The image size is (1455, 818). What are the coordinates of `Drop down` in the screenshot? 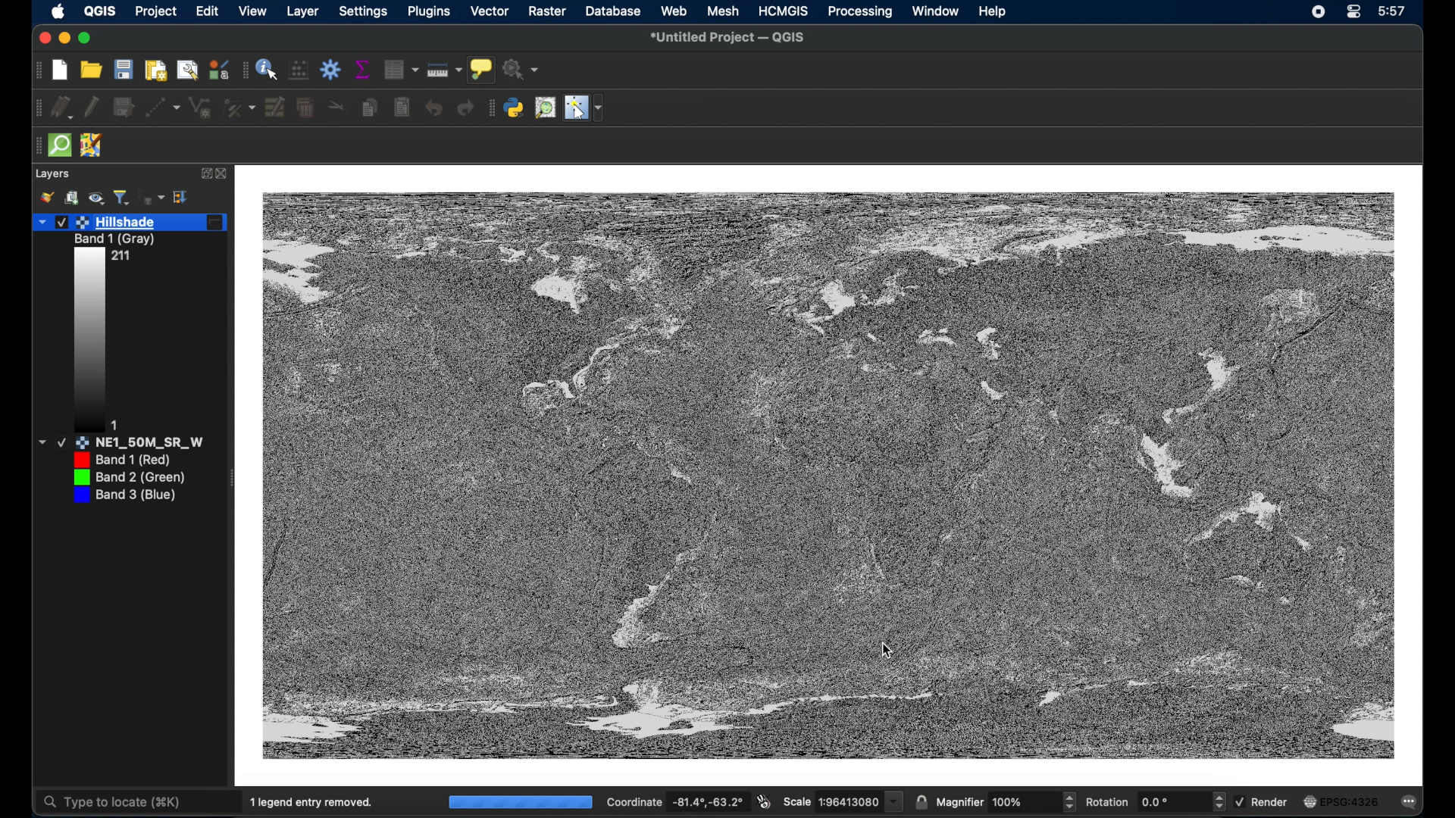 It's located at (43, 442).